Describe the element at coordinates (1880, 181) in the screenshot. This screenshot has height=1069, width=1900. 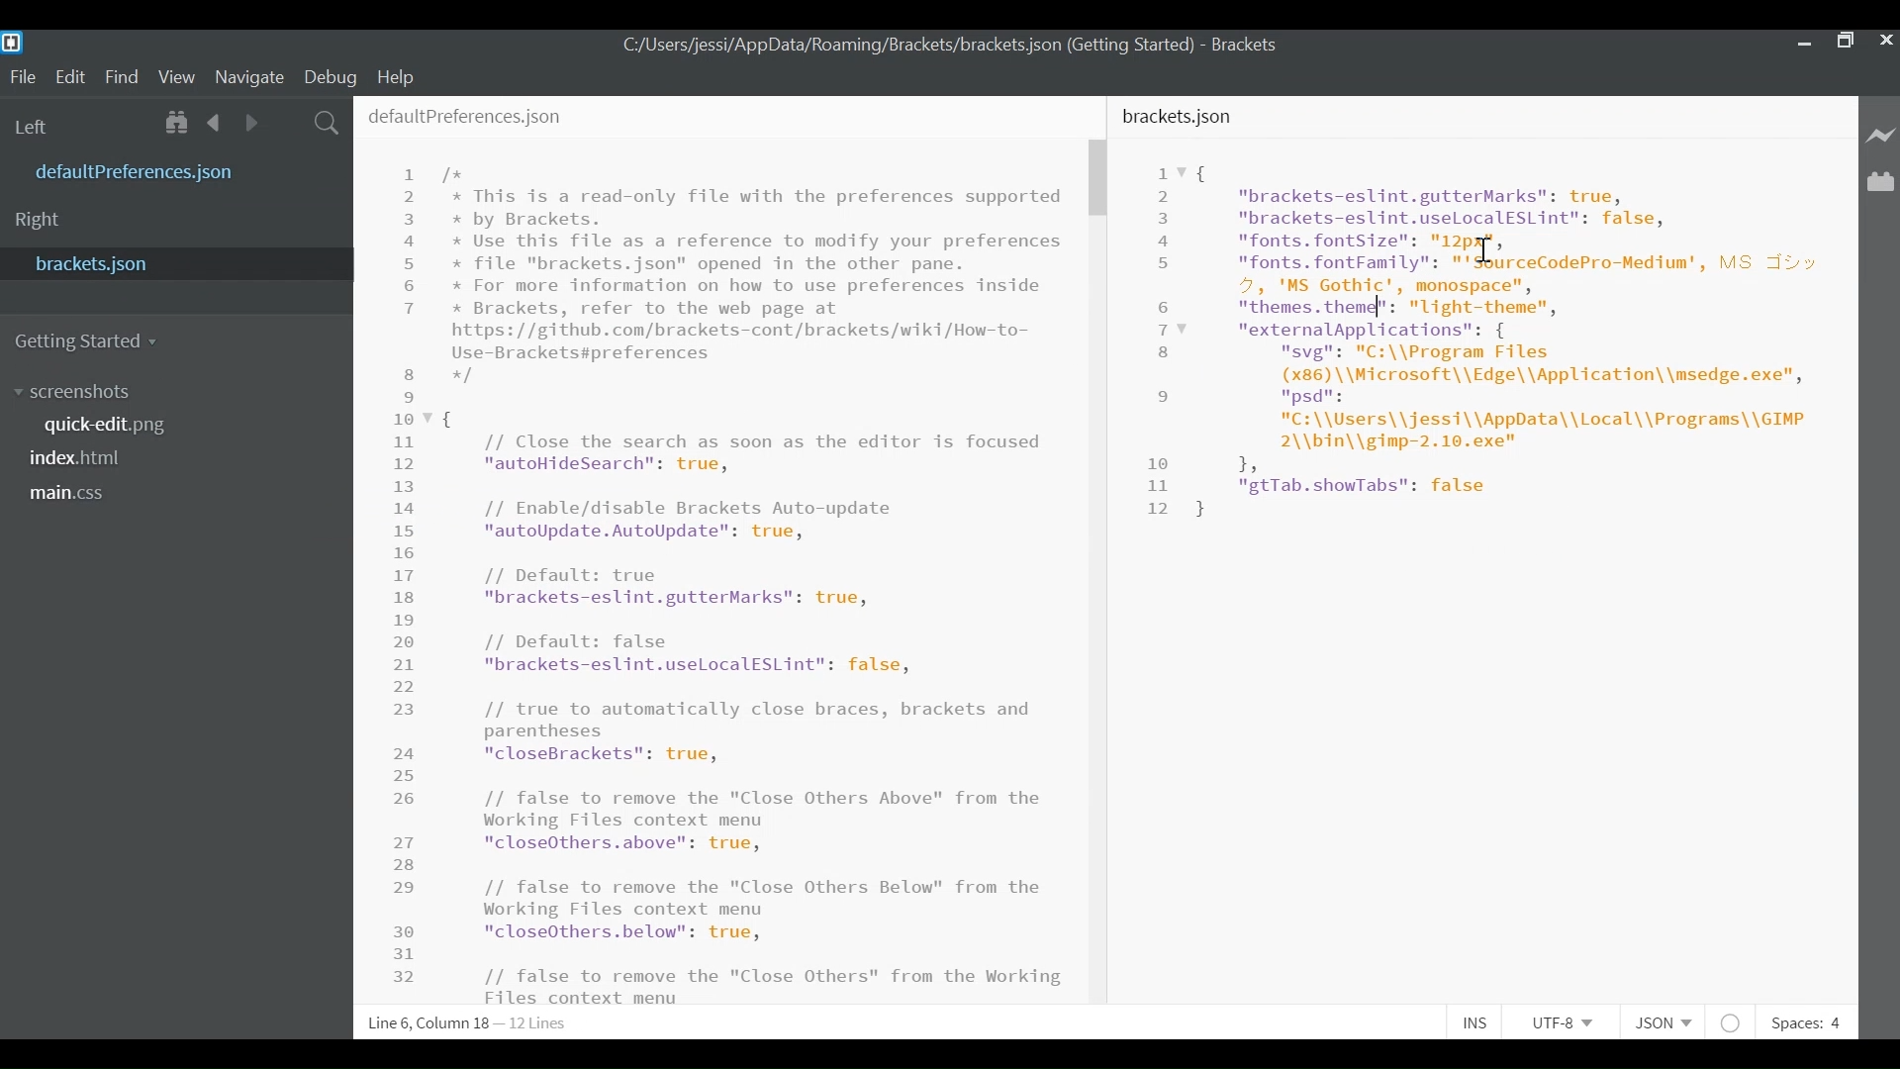
I see `Manage Extensions` at that location.